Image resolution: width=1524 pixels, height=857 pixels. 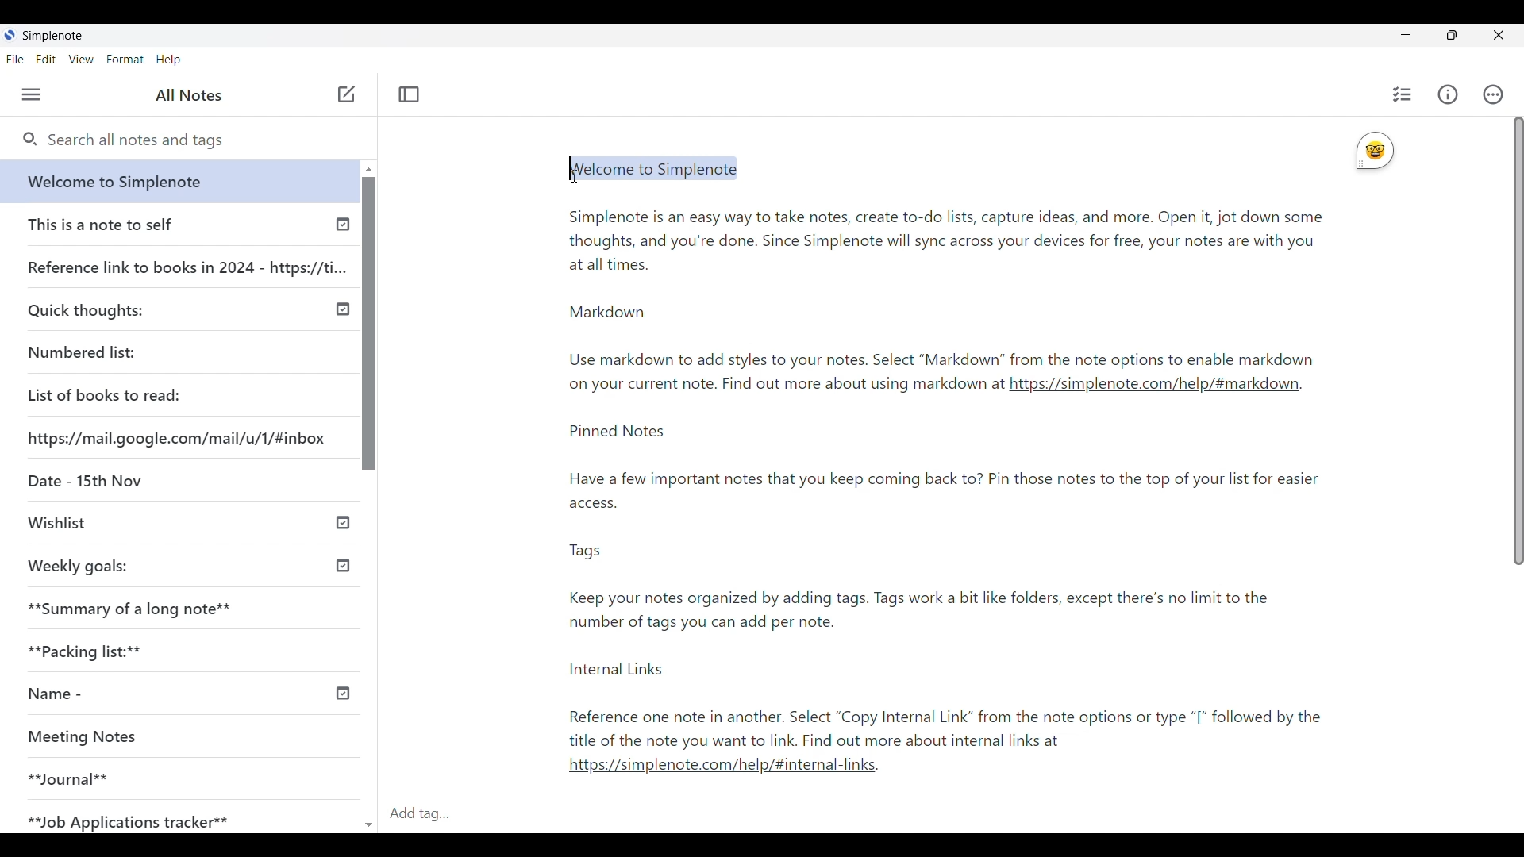 I want to click on Actions, so click(x=1494, y=94).